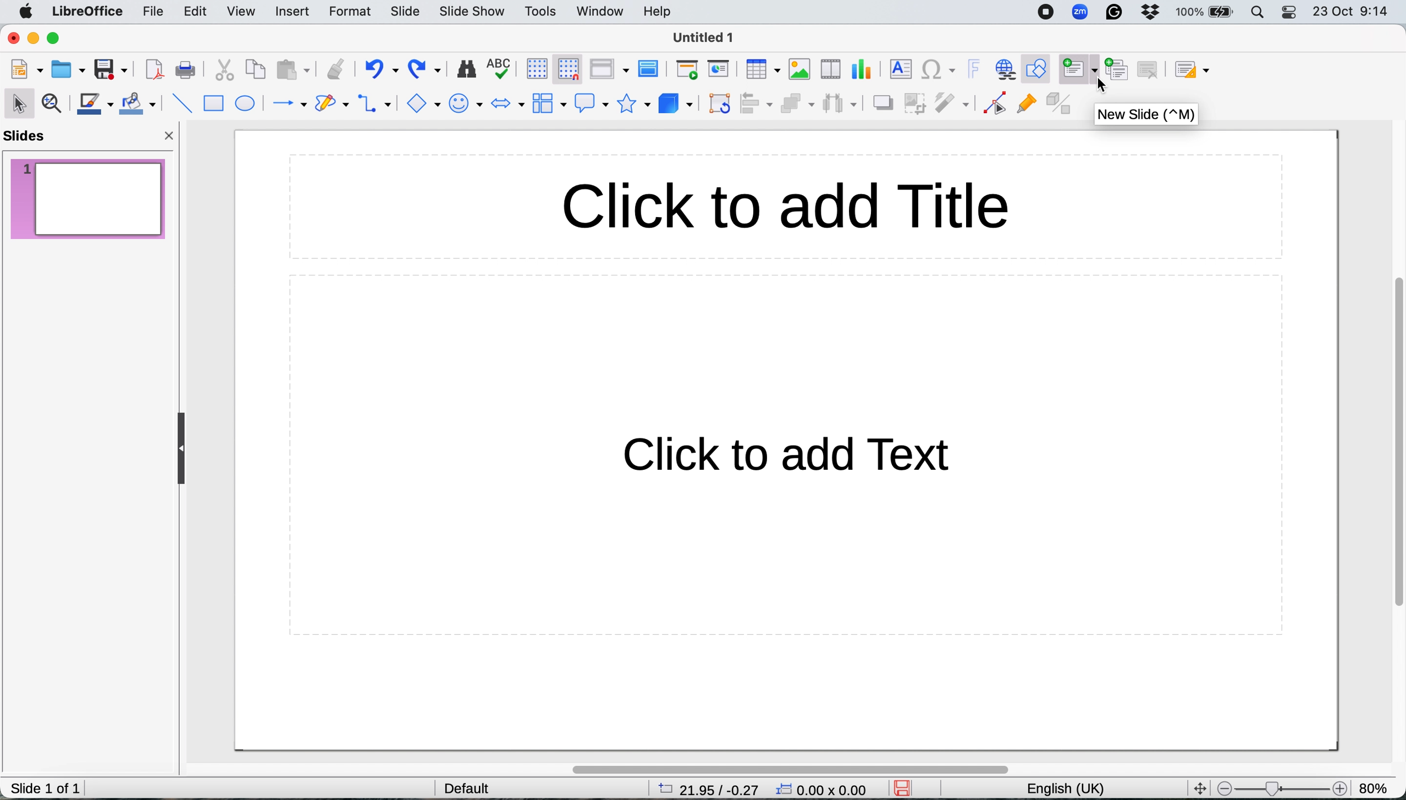 The height and width of the screenshot is (800, 1406). What do you see at coordinates (177, 449) in the screenshot?
I see `collapse` at bounding box center [177, 449].